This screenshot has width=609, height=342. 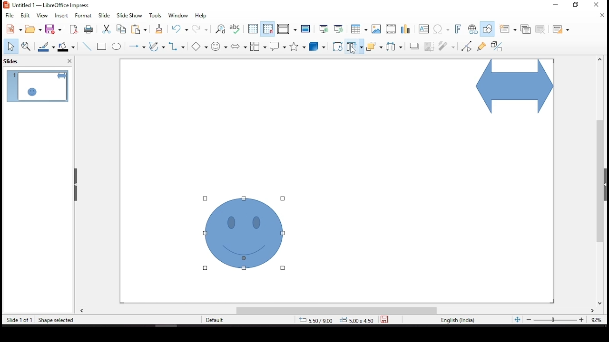 I want to click on ellipse, so click(x=117, y=47).